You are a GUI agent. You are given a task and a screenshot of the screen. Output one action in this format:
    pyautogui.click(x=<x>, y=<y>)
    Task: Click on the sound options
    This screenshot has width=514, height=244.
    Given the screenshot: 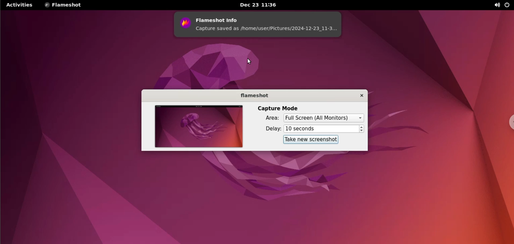 What is the action you would take?
    pyautogui.click(x=497, y=5)
    